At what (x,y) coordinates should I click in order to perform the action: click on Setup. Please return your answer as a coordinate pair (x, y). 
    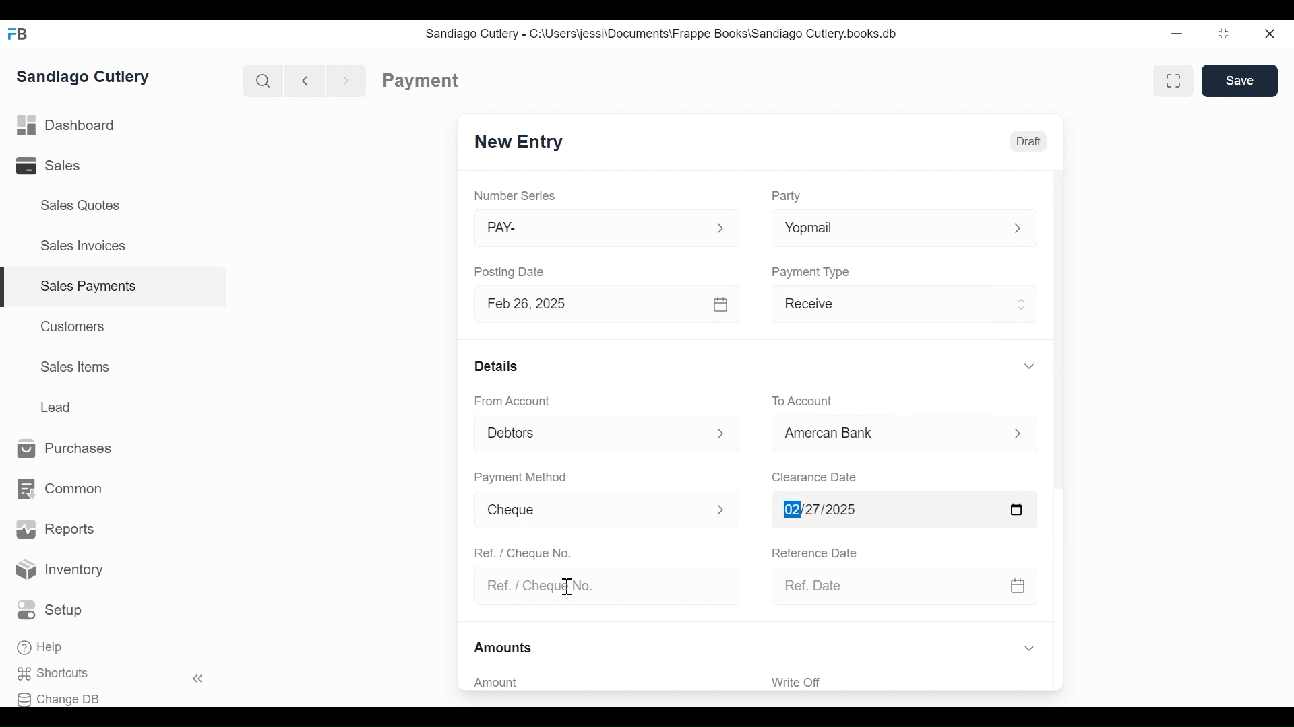
    Looking at the image, I should click on (53, 611).